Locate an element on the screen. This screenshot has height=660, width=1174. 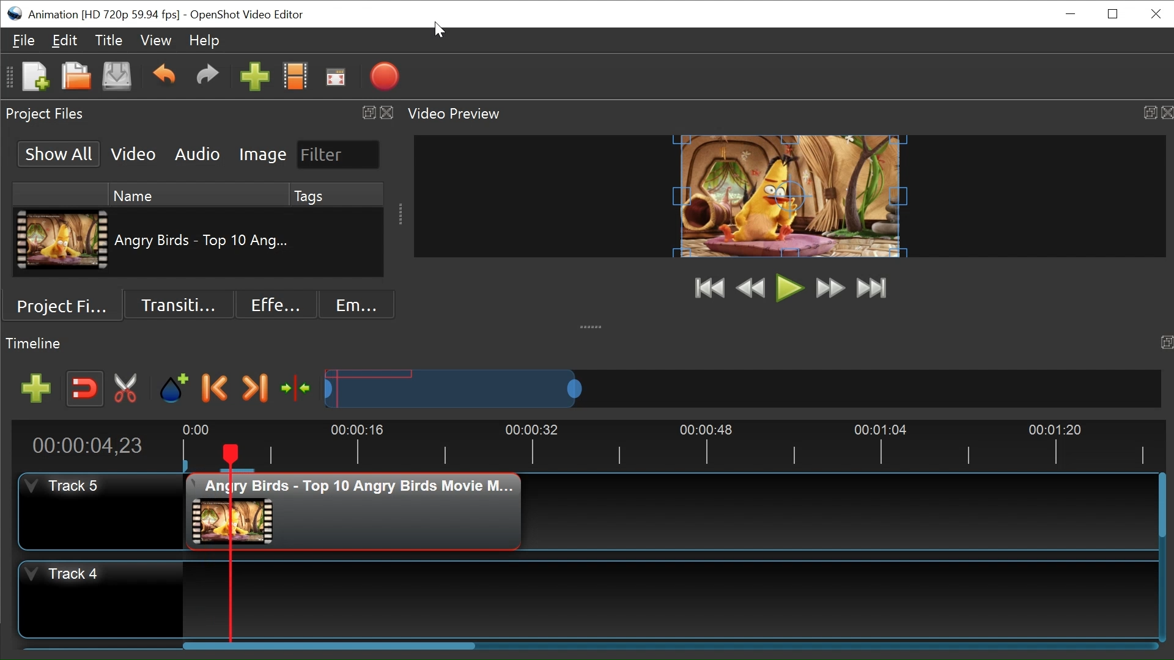
Add Marker is located at coordinates (175, 389).